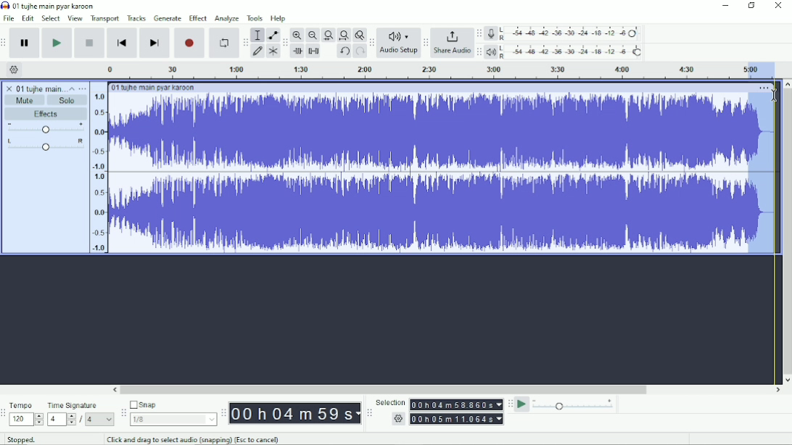 The width and height of the screenshot is (792, 445). What do you see at coordinates (371, 43) in the screenshot?
I see `Audacity audio setup toolbar` at bounding box center [371, 43].